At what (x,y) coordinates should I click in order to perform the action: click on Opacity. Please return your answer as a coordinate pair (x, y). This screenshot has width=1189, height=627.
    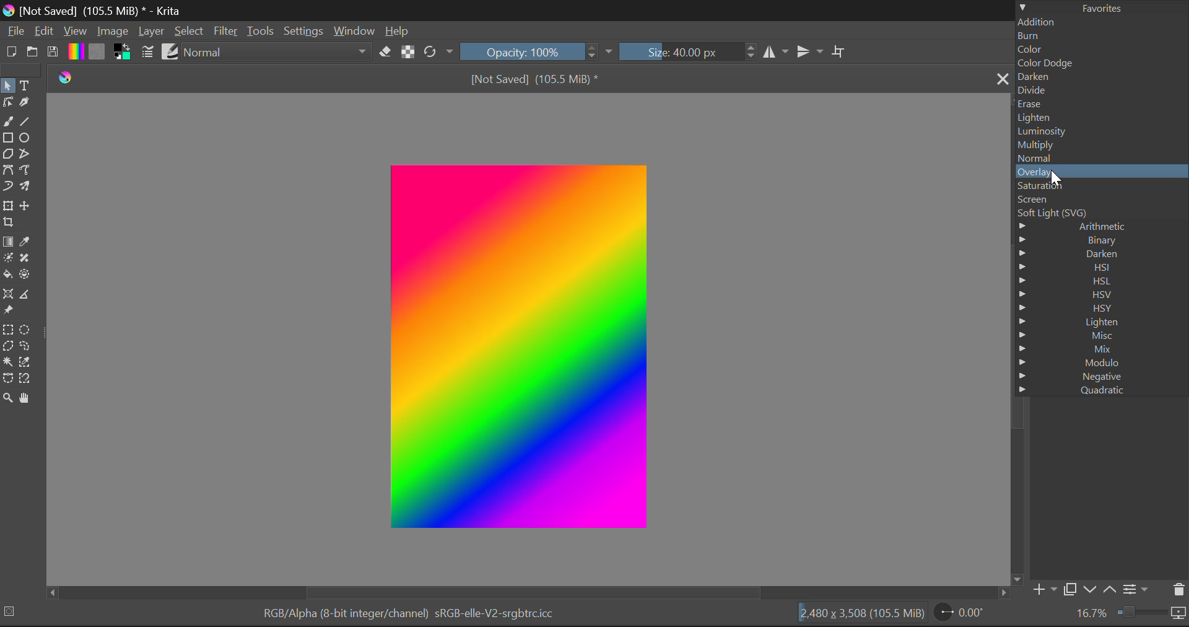
    Looking at the image, I should click on (521, 52).